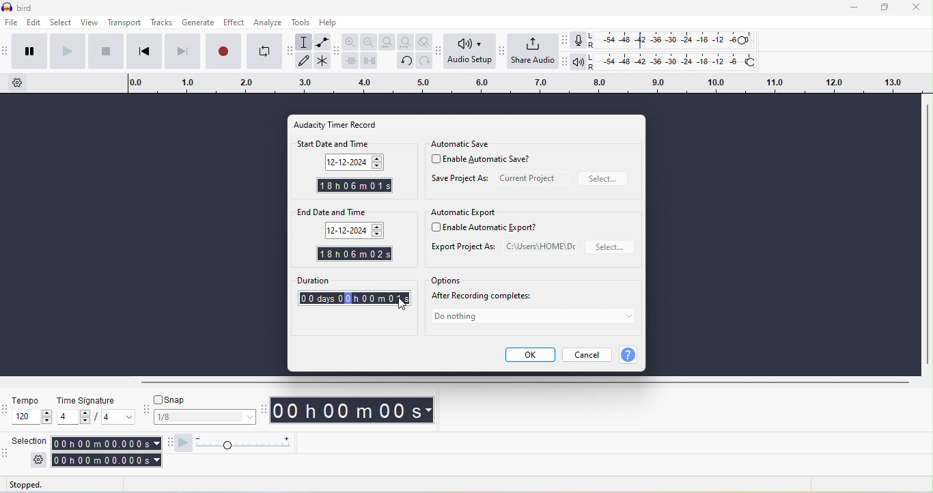 This screenshot has width=933, height=493. I want to click on title, so click(28, 7).